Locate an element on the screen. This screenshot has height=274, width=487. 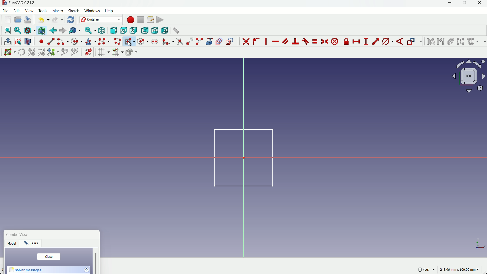
configure rendering order is located at coordinates (132, 52).